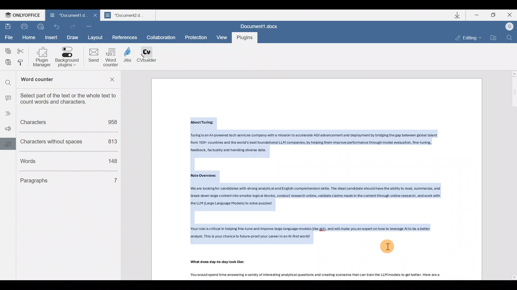 Image resolution: width=517 pixels, height=290 pixels. What do you see at coordinates (196, 37) in the screenshot?
I see `Protection` at bounding box center [196, 37].